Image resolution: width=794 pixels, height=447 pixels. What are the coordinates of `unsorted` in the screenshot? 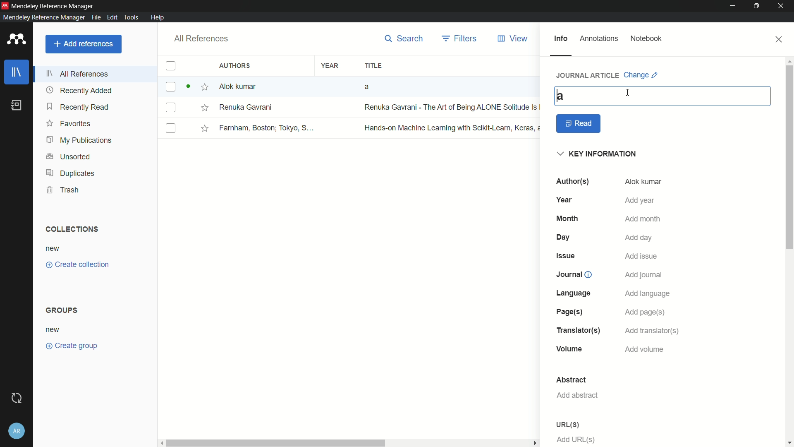 It's located at (69, 157).